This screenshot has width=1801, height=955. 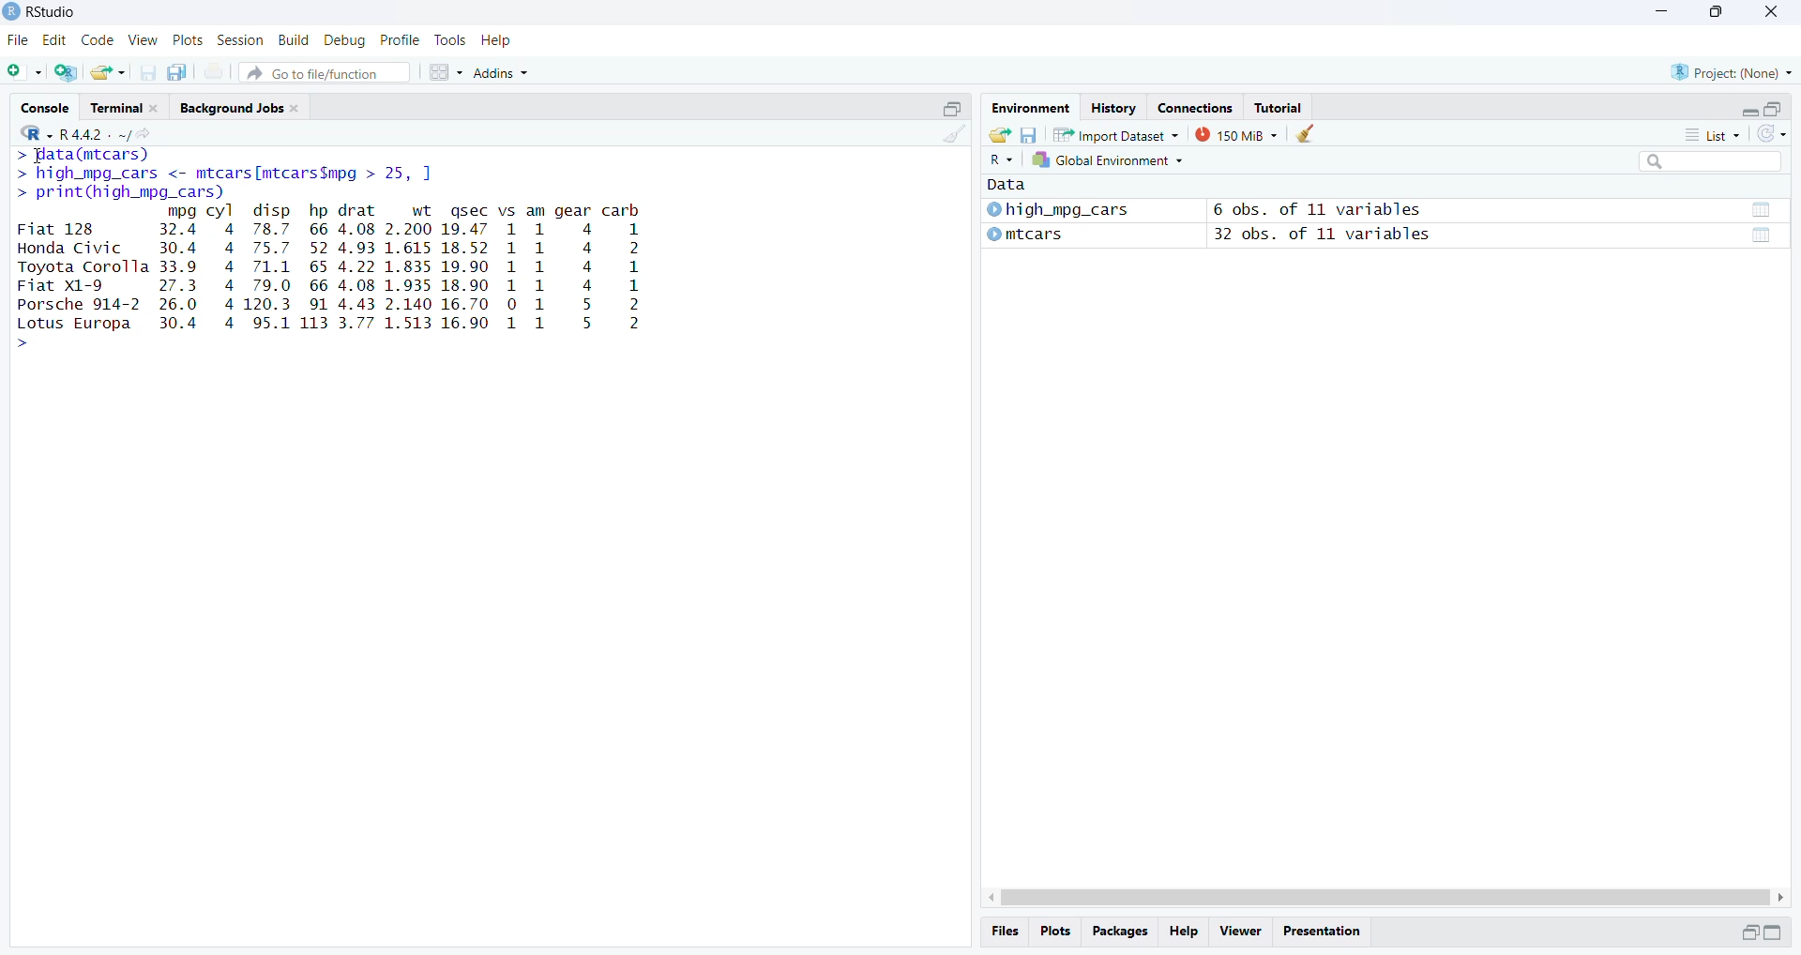 What do you see at coordinates (446, 73) in the screenshot?
I see `Workspace panes` at bounding box center [446, 73].